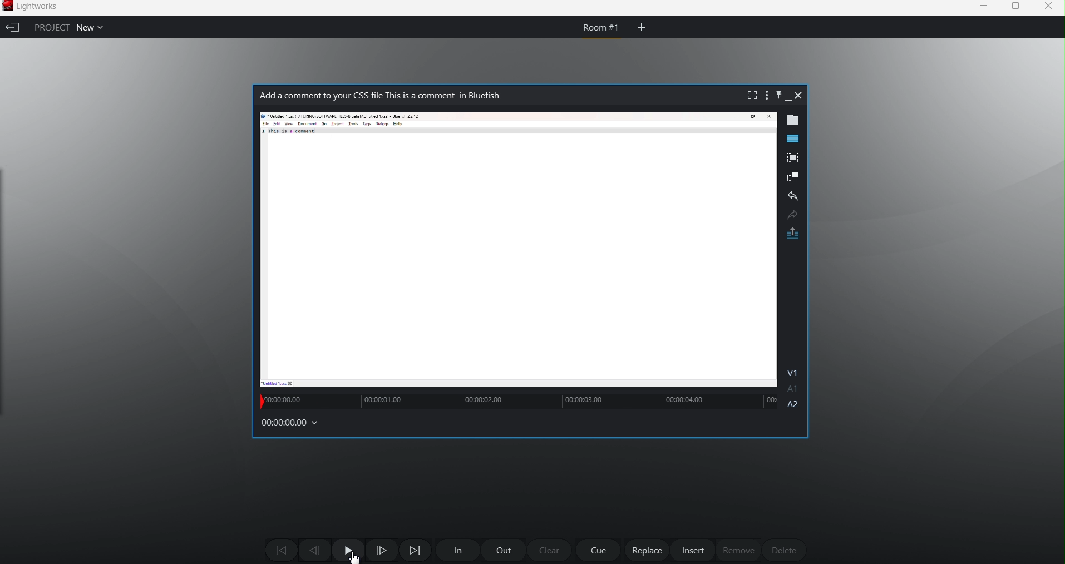  I want to click on pause and play, so click(348, 550).